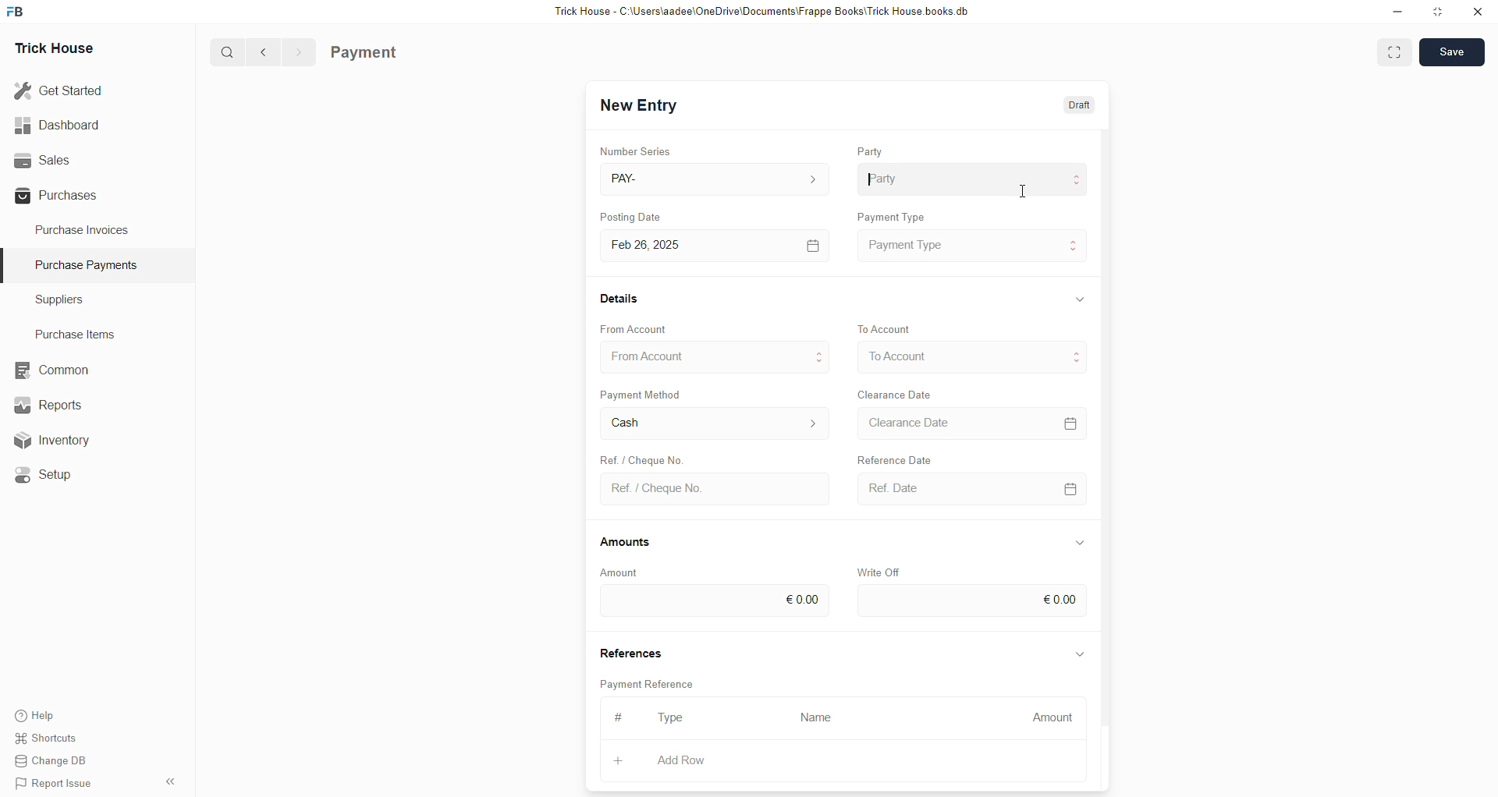 This screenshot has height=797, width=1498. I want to click on Change DB, so click(51, 760).